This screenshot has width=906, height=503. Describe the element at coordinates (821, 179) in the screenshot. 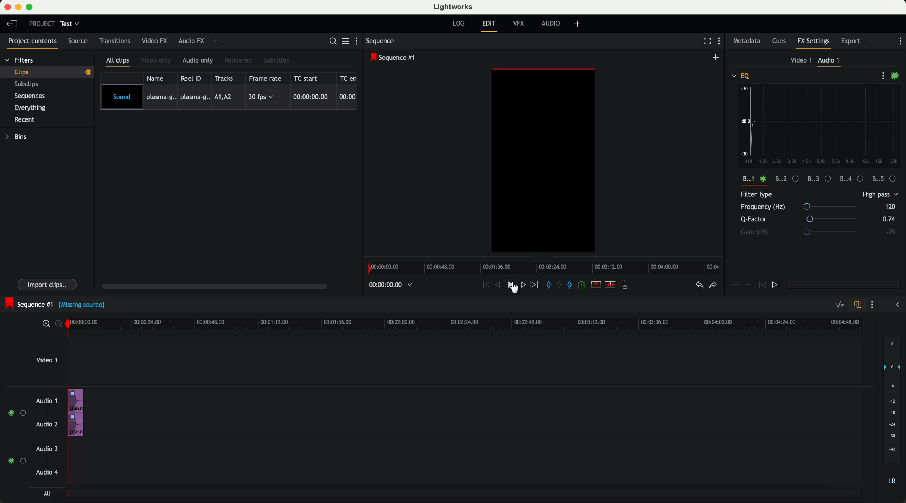

I see `data` at that location.